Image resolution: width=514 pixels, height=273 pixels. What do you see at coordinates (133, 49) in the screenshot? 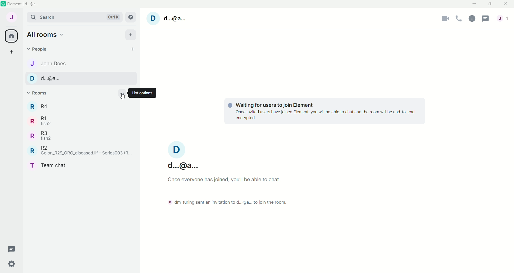
I see `Start chat` at bounding box center [133, 49].